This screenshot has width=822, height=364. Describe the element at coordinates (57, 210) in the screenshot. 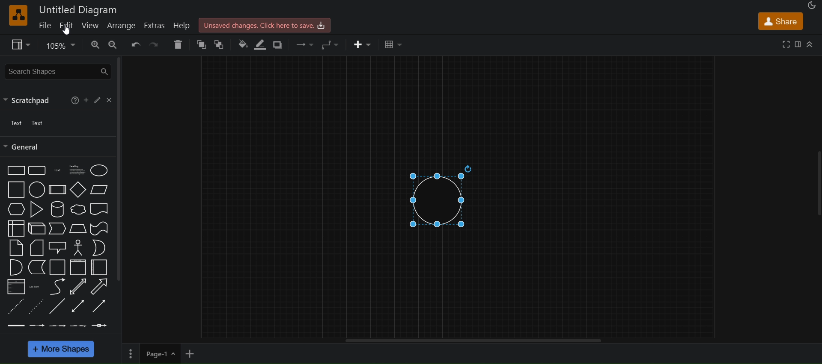

I see `cylinder` at that location.